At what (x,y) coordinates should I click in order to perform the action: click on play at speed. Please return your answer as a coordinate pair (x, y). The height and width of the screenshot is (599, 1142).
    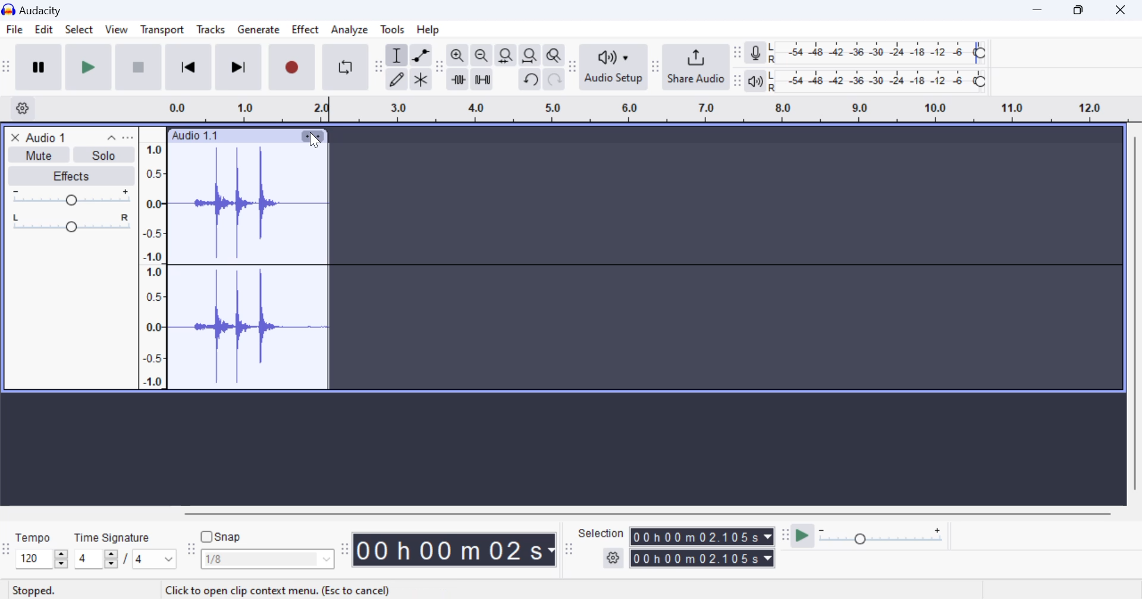
    Looking at the image, I should click on (802, 537).